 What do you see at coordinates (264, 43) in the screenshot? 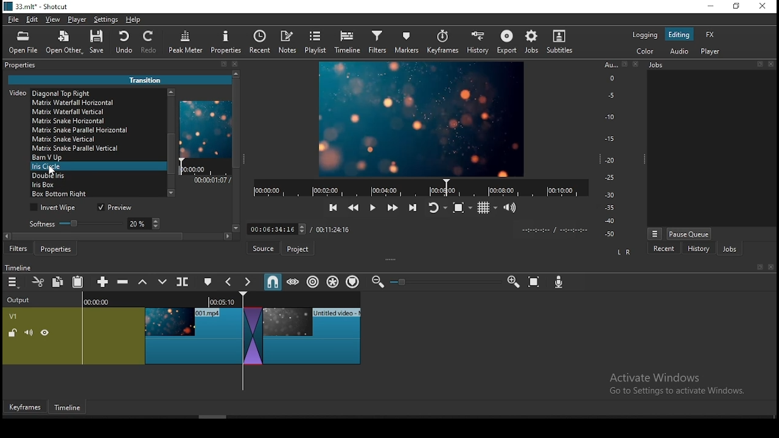
I see `split at playhead` at bounding box center [264, 43].